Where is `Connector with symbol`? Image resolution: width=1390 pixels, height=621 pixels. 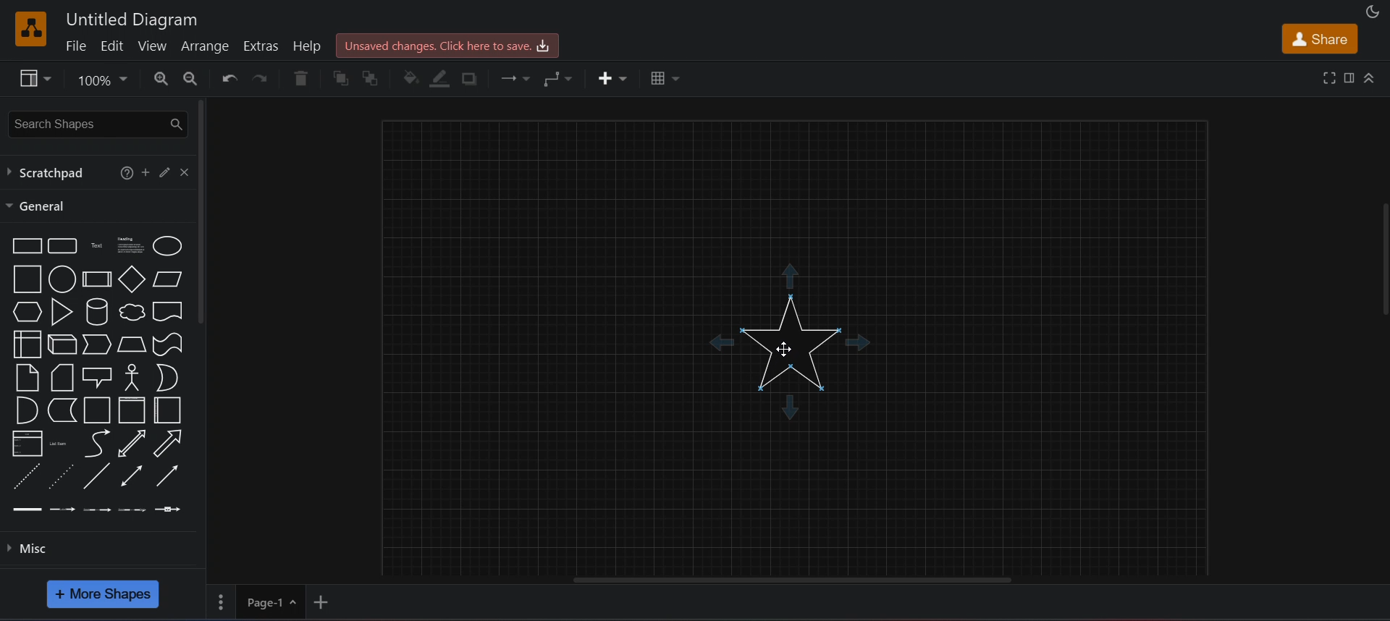
Connector with symbol is located at coordinates (171, 508).